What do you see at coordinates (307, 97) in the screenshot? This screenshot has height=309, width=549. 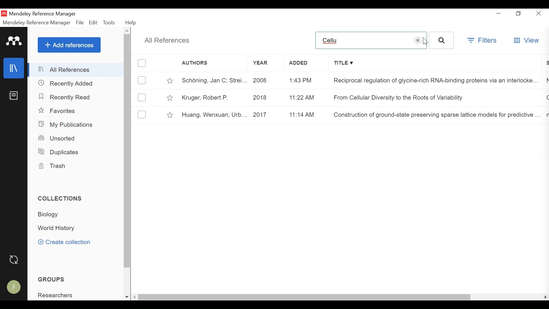 I see `11:22 AM` at bounding box center [307, 97].